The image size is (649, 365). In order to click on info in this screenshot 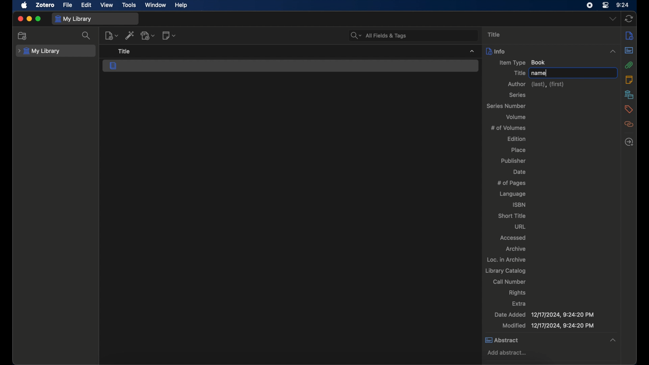, I will do `click(495, 51)`.